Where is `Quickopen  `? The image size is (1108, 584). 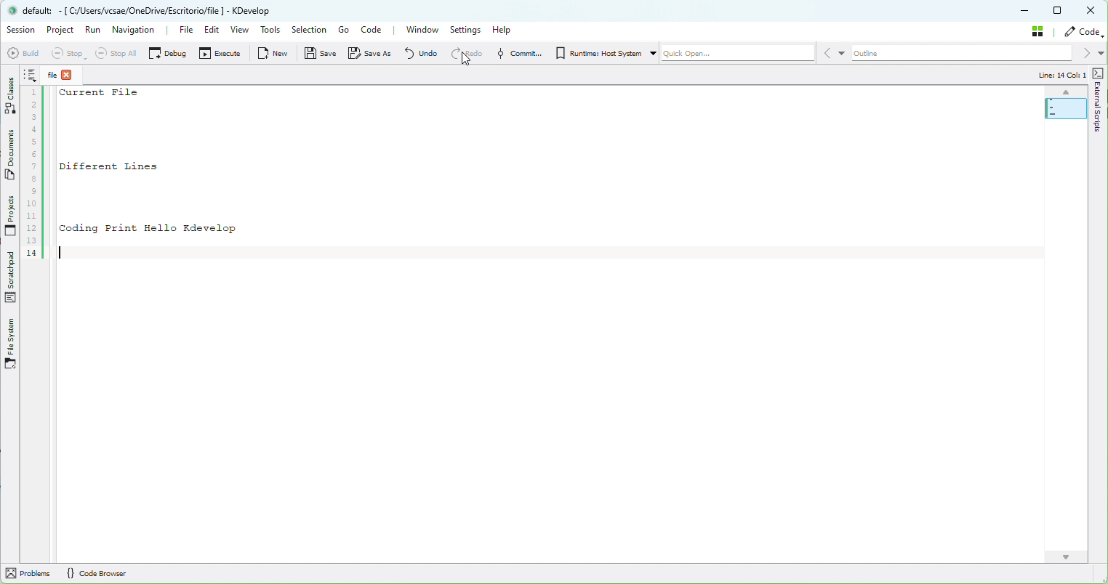 Quickopen   is located at coordinates (731, 54).